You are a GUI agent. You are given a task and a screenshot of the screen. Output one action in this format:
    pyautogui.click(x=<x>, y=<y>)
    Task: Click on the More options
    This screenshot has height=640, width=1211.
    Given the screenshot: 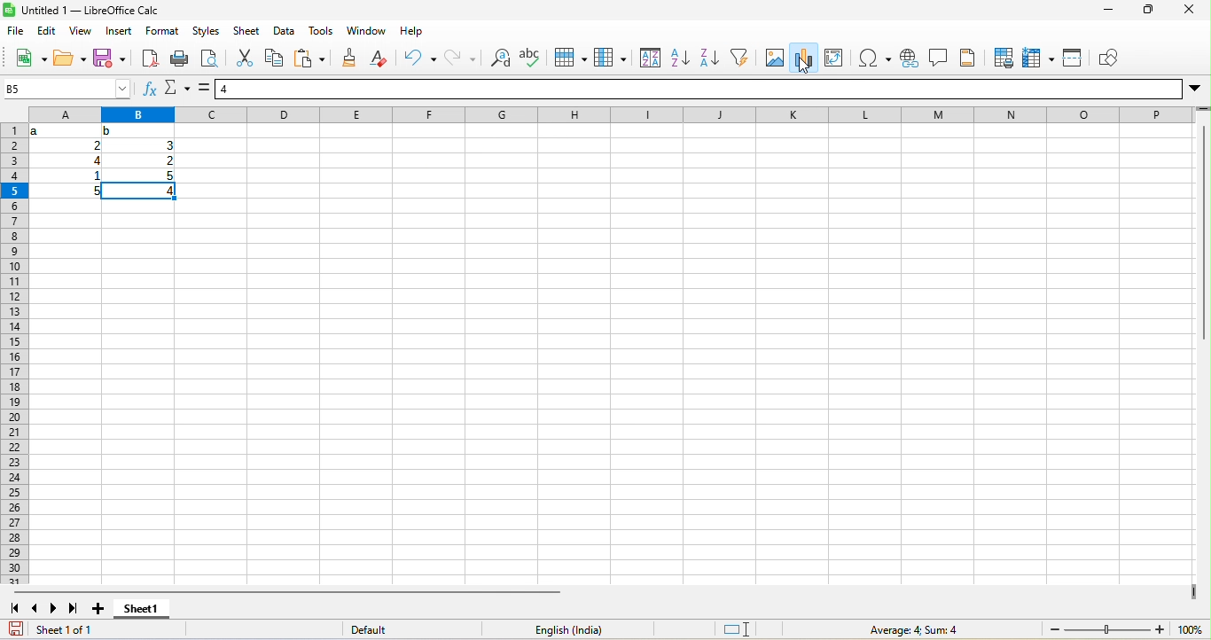 What is the action you would take?
    pyautogui.click(x=1195, y=90)
    